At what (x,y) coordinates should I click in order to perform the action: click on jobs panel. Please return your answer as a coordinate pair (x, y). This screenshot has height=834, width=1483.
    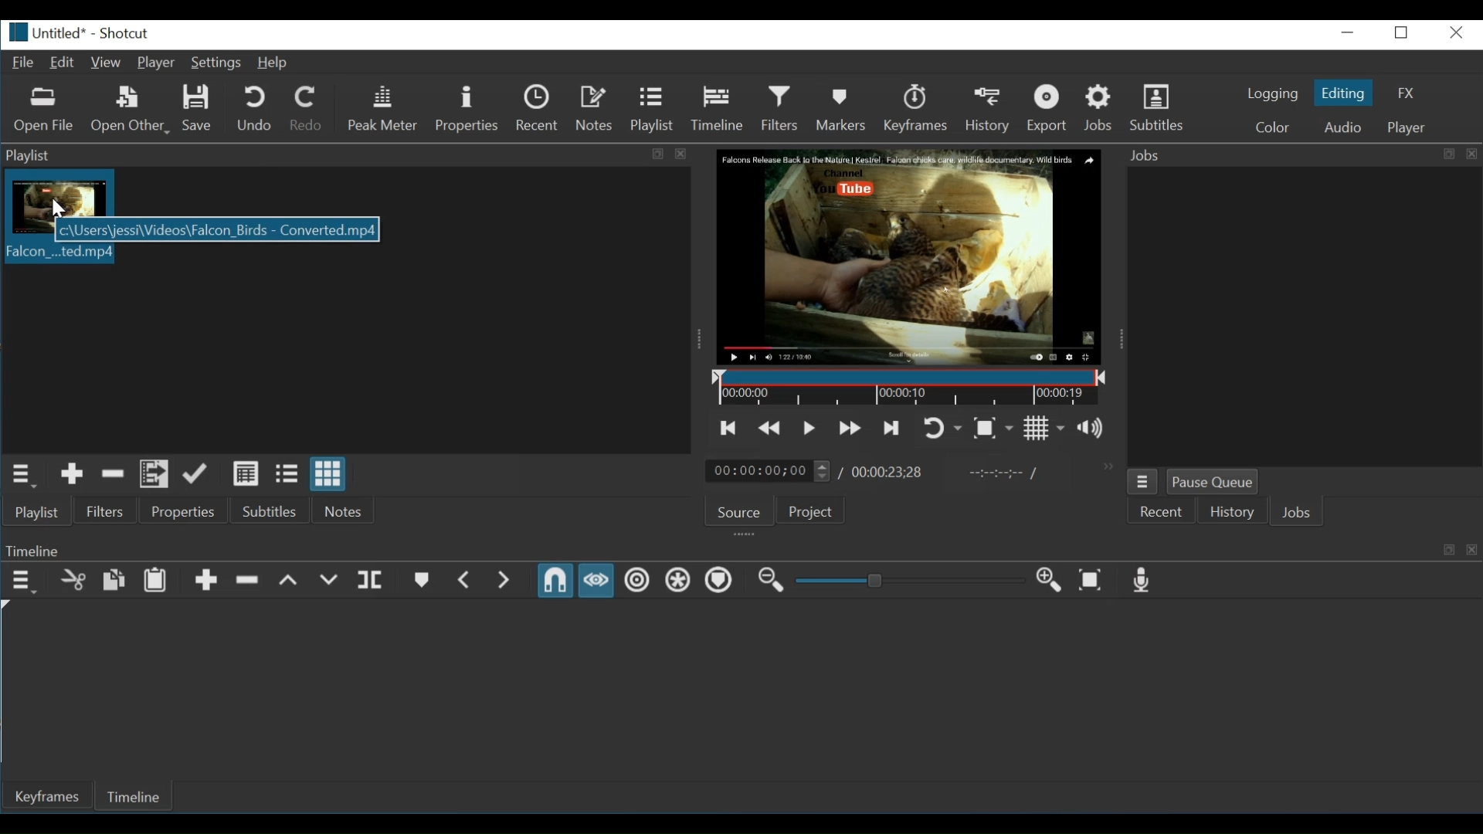
    Looking at the image, I should click on (1304, 314).